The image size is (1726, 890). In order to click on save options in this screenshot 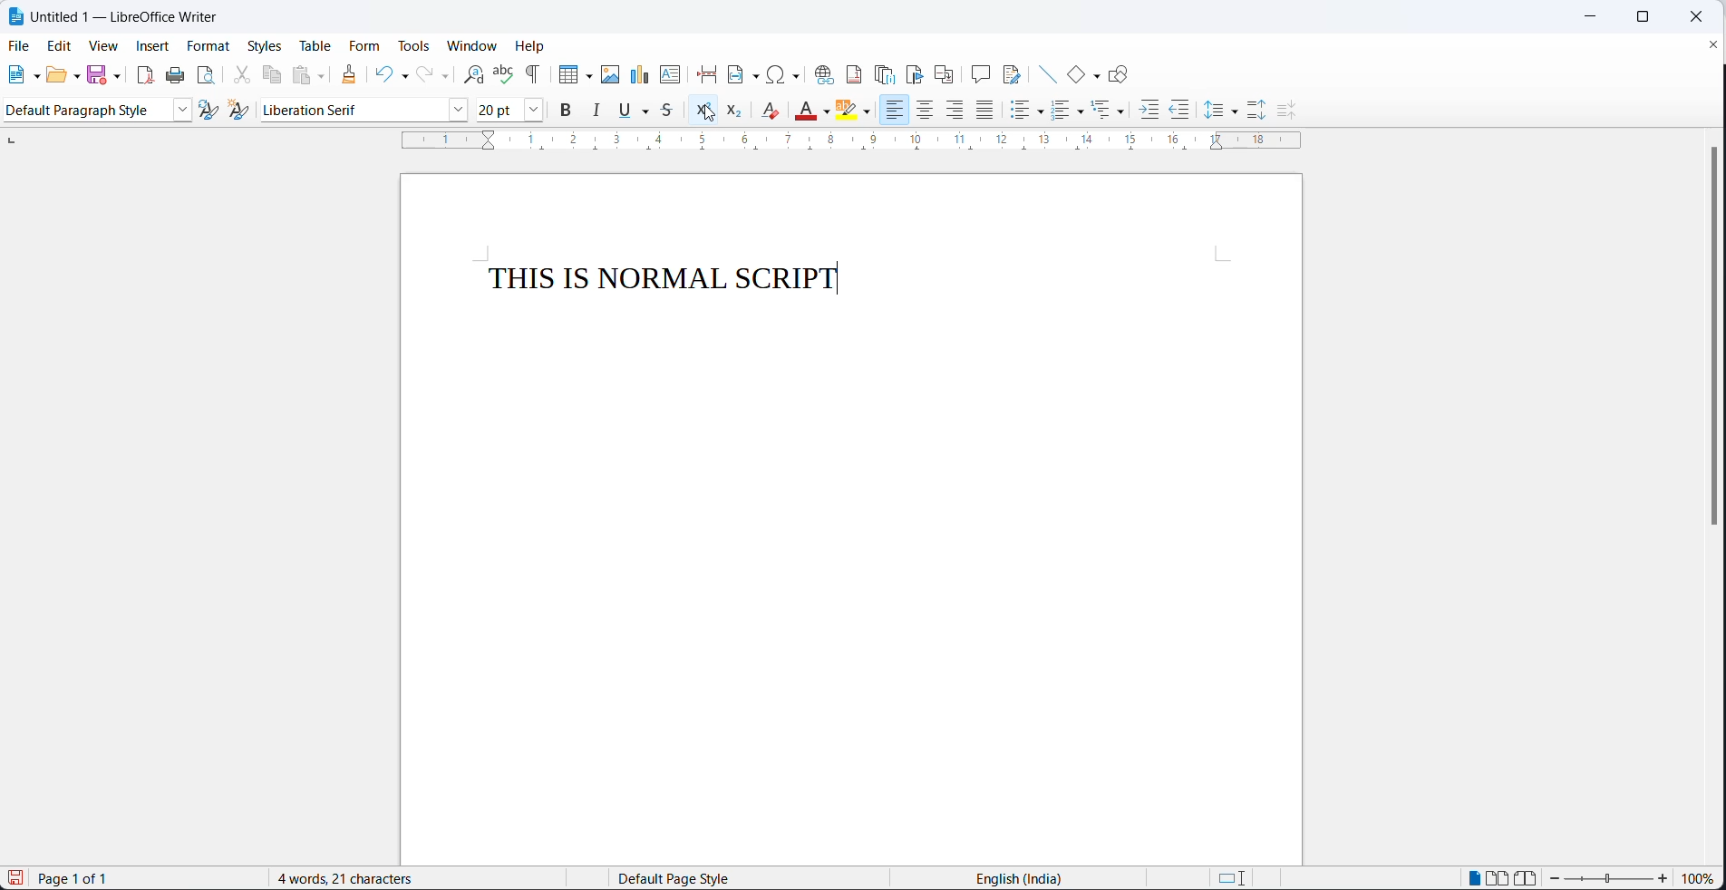, I will do `click(117, 76)`.